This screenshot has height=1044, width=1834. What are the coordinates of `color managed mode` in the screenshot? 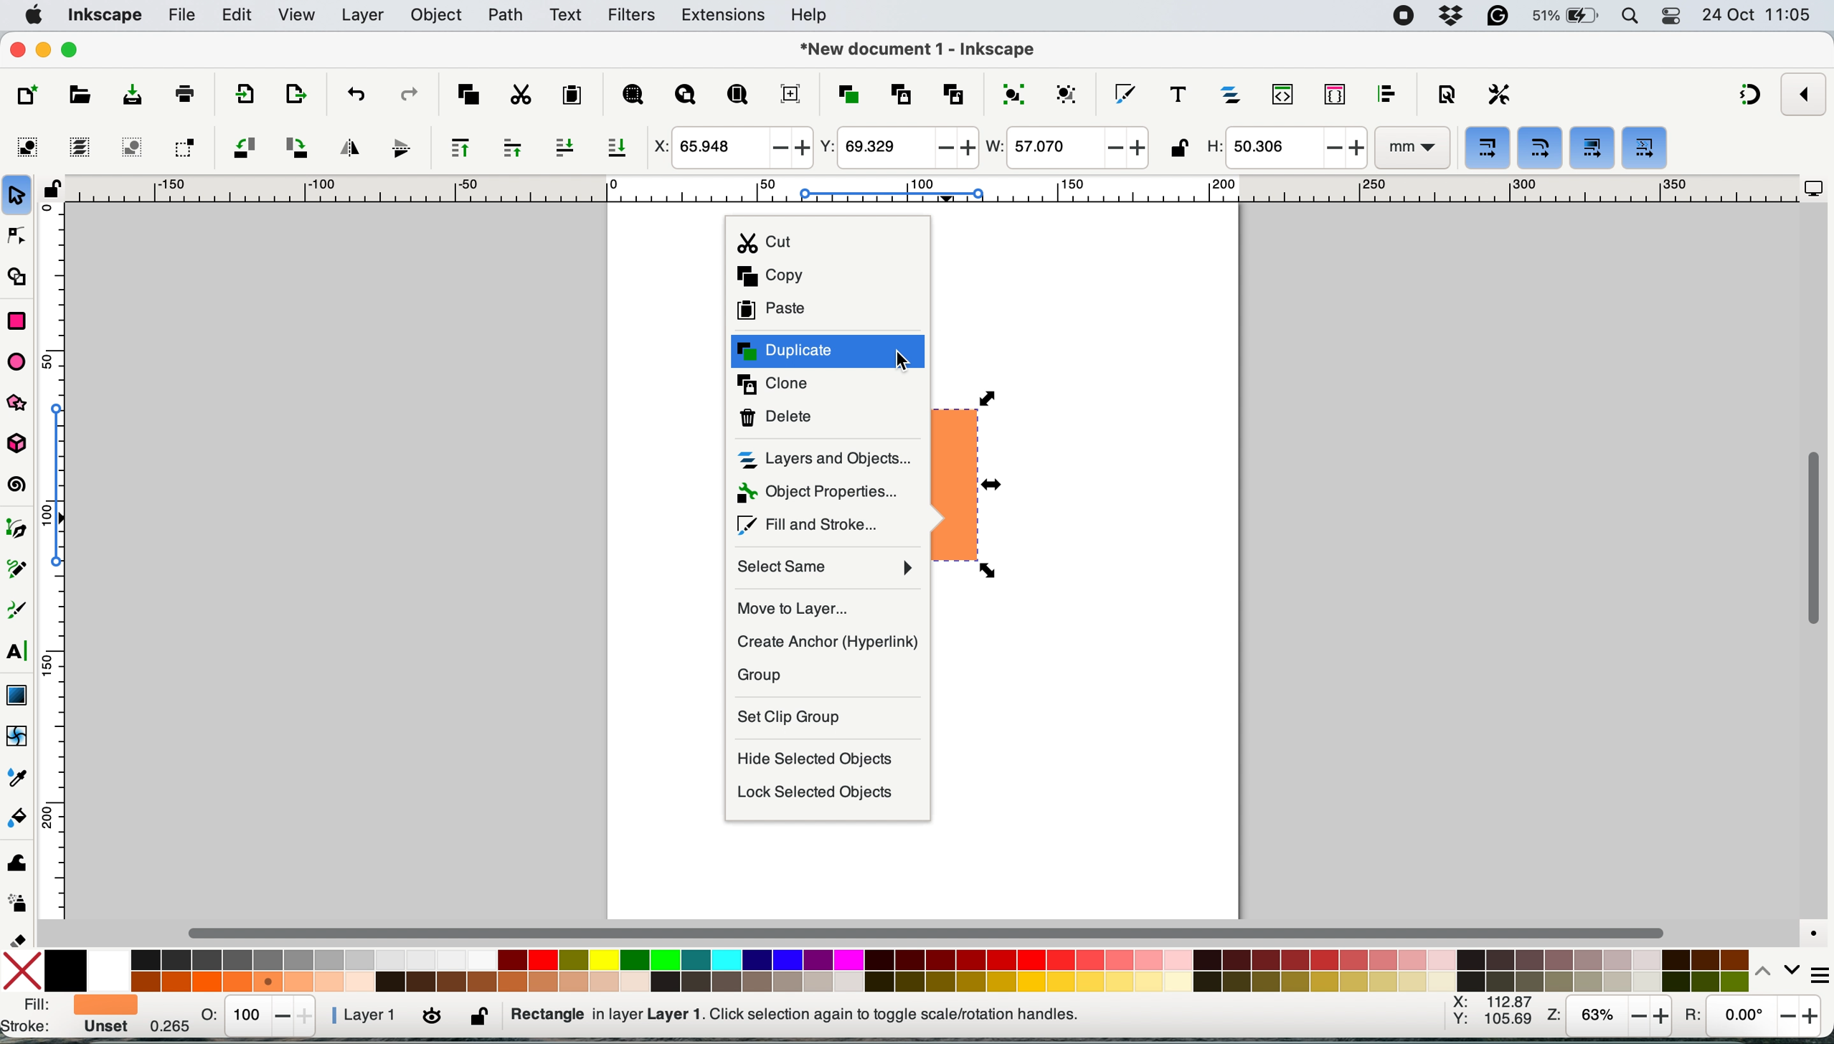 It's located at (1808, 929).